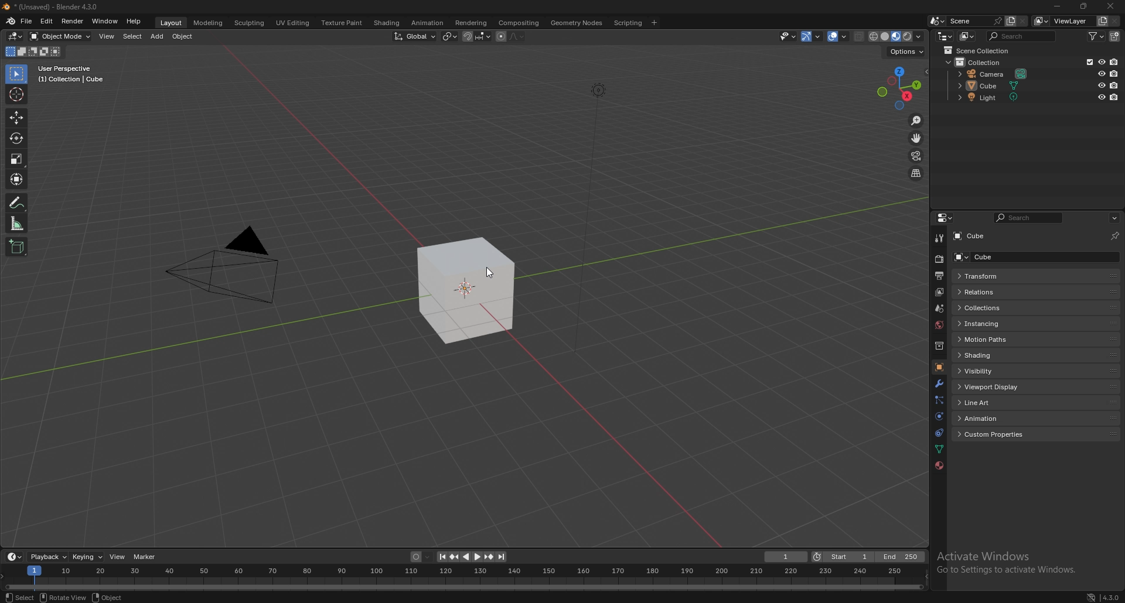 This screenshot has width=1125, height=603. Describe the element at coordinates (938, 346) in the screenshot. I see `collection` at that location.